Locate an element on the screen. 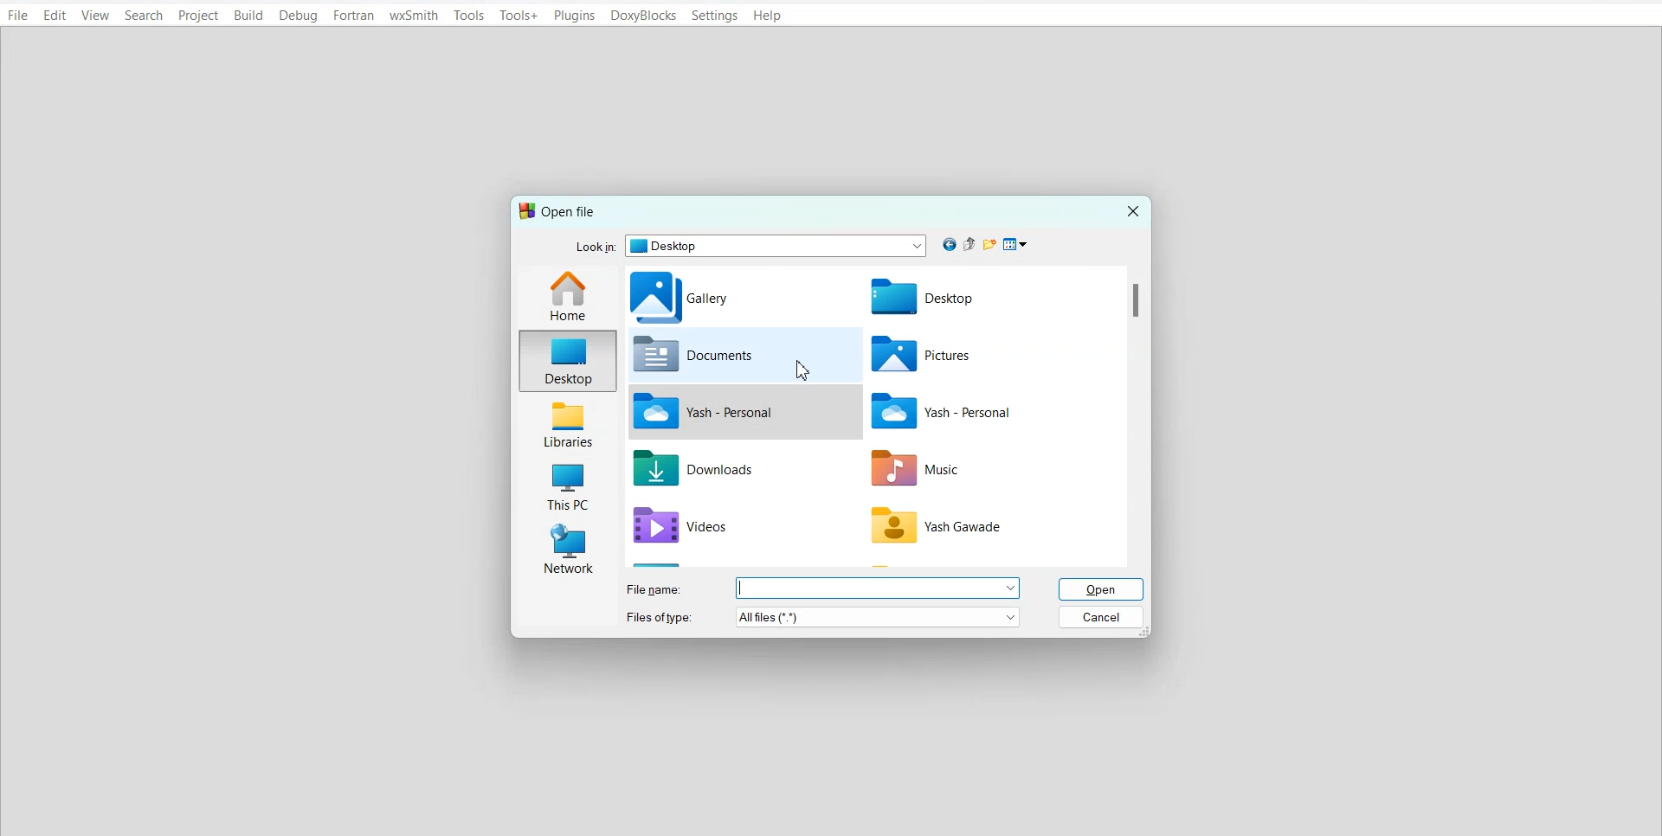  Look in is located at coordinates (750, 246).